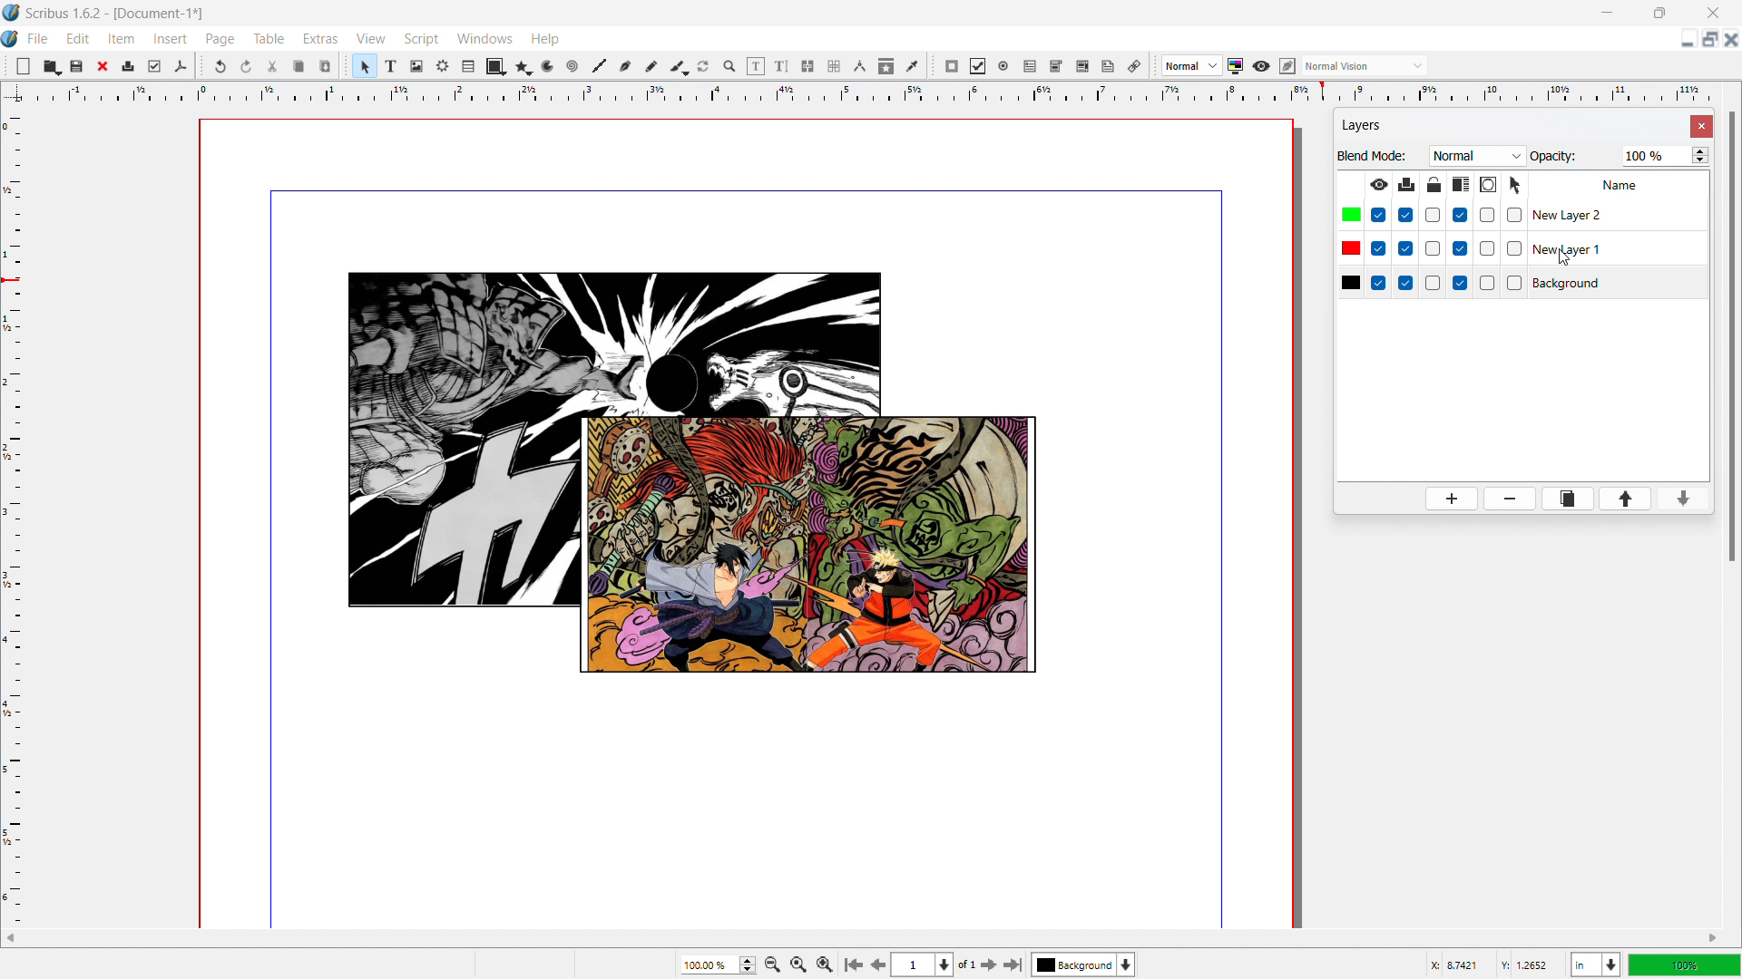  Describe the element at coordinates (1031, 66) in the screenshot. I see `pdf text field` at that location.